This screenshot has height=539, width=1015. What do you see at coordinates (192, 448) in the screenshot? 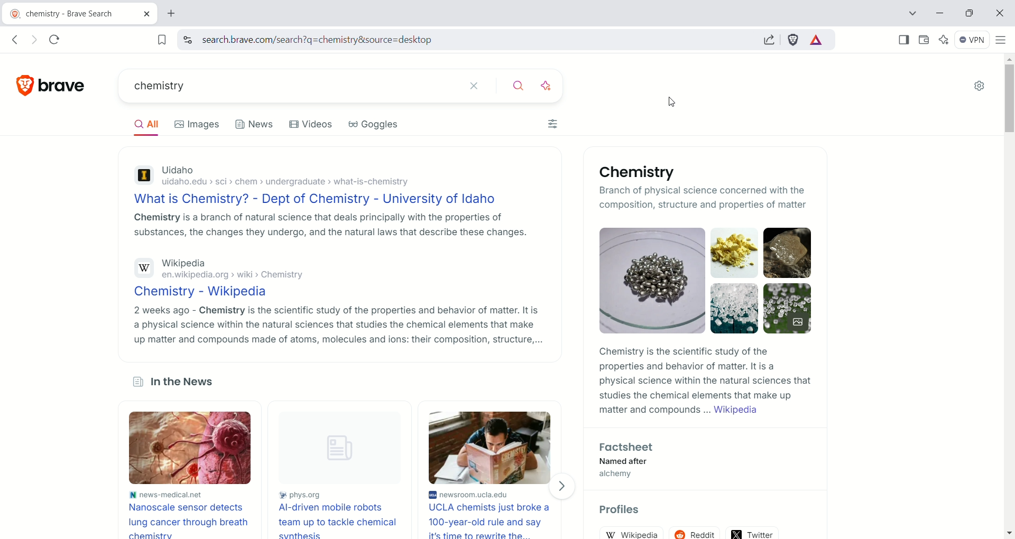
I see `image related to lung cancer` at bounding box center [192, 448].